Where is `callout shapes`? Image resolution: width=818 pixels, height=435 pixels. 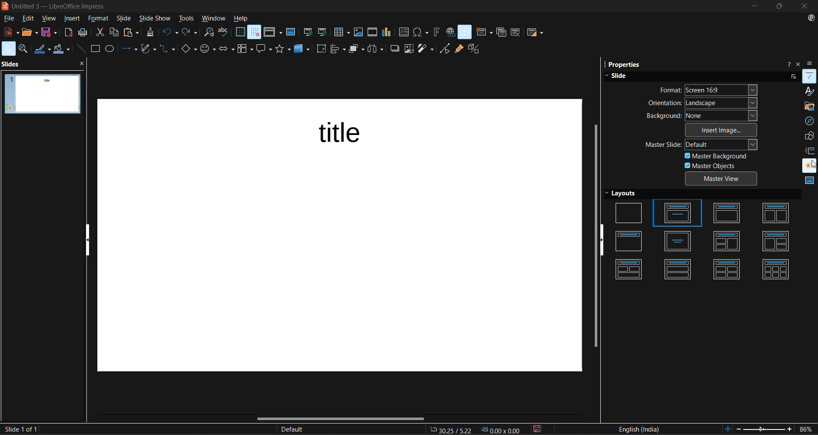
callout shapes is located at coordinates (265, 49).